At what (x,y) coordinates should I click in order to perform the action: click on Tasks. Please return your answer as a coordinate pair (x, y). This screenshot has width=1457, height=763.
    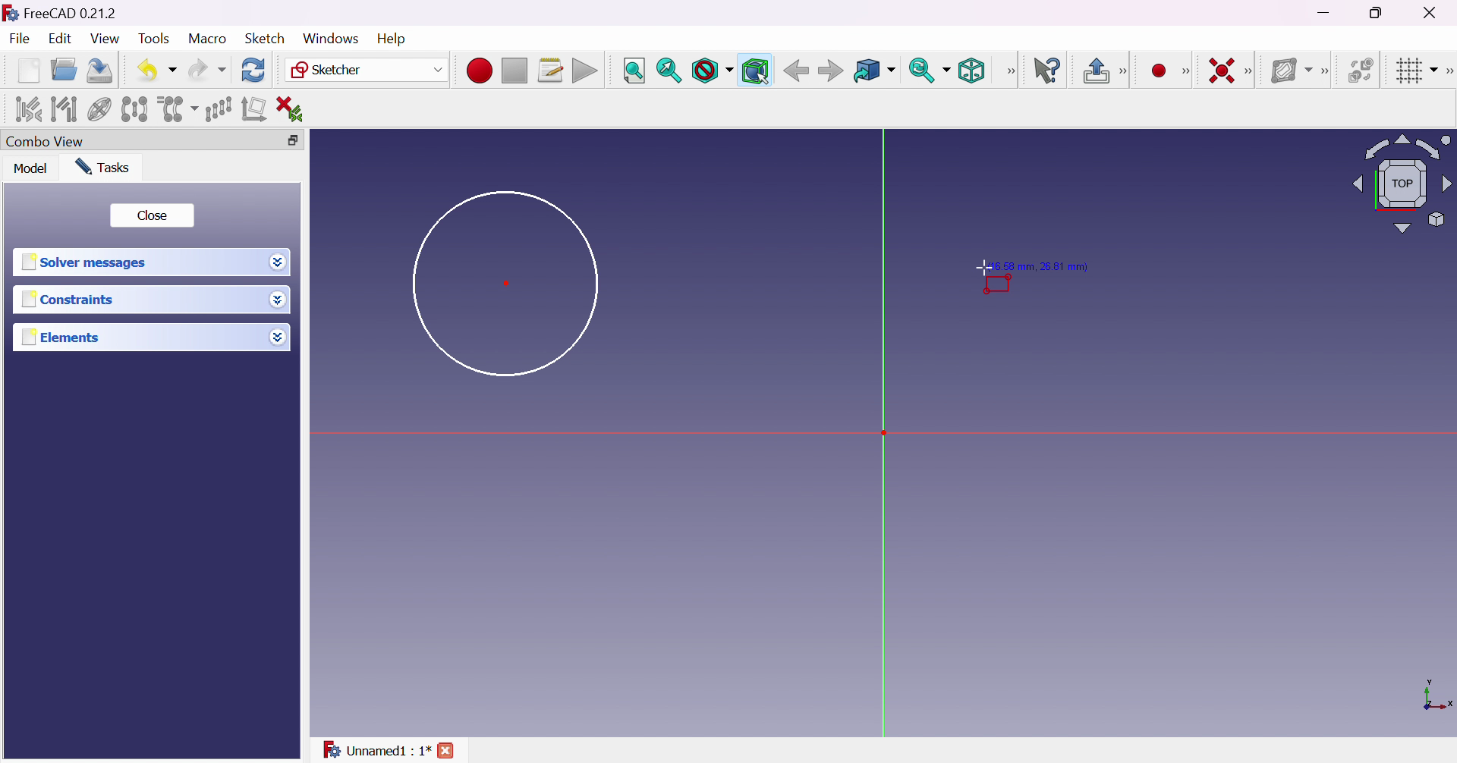
    Looking at the image, I should click on (102, 166).